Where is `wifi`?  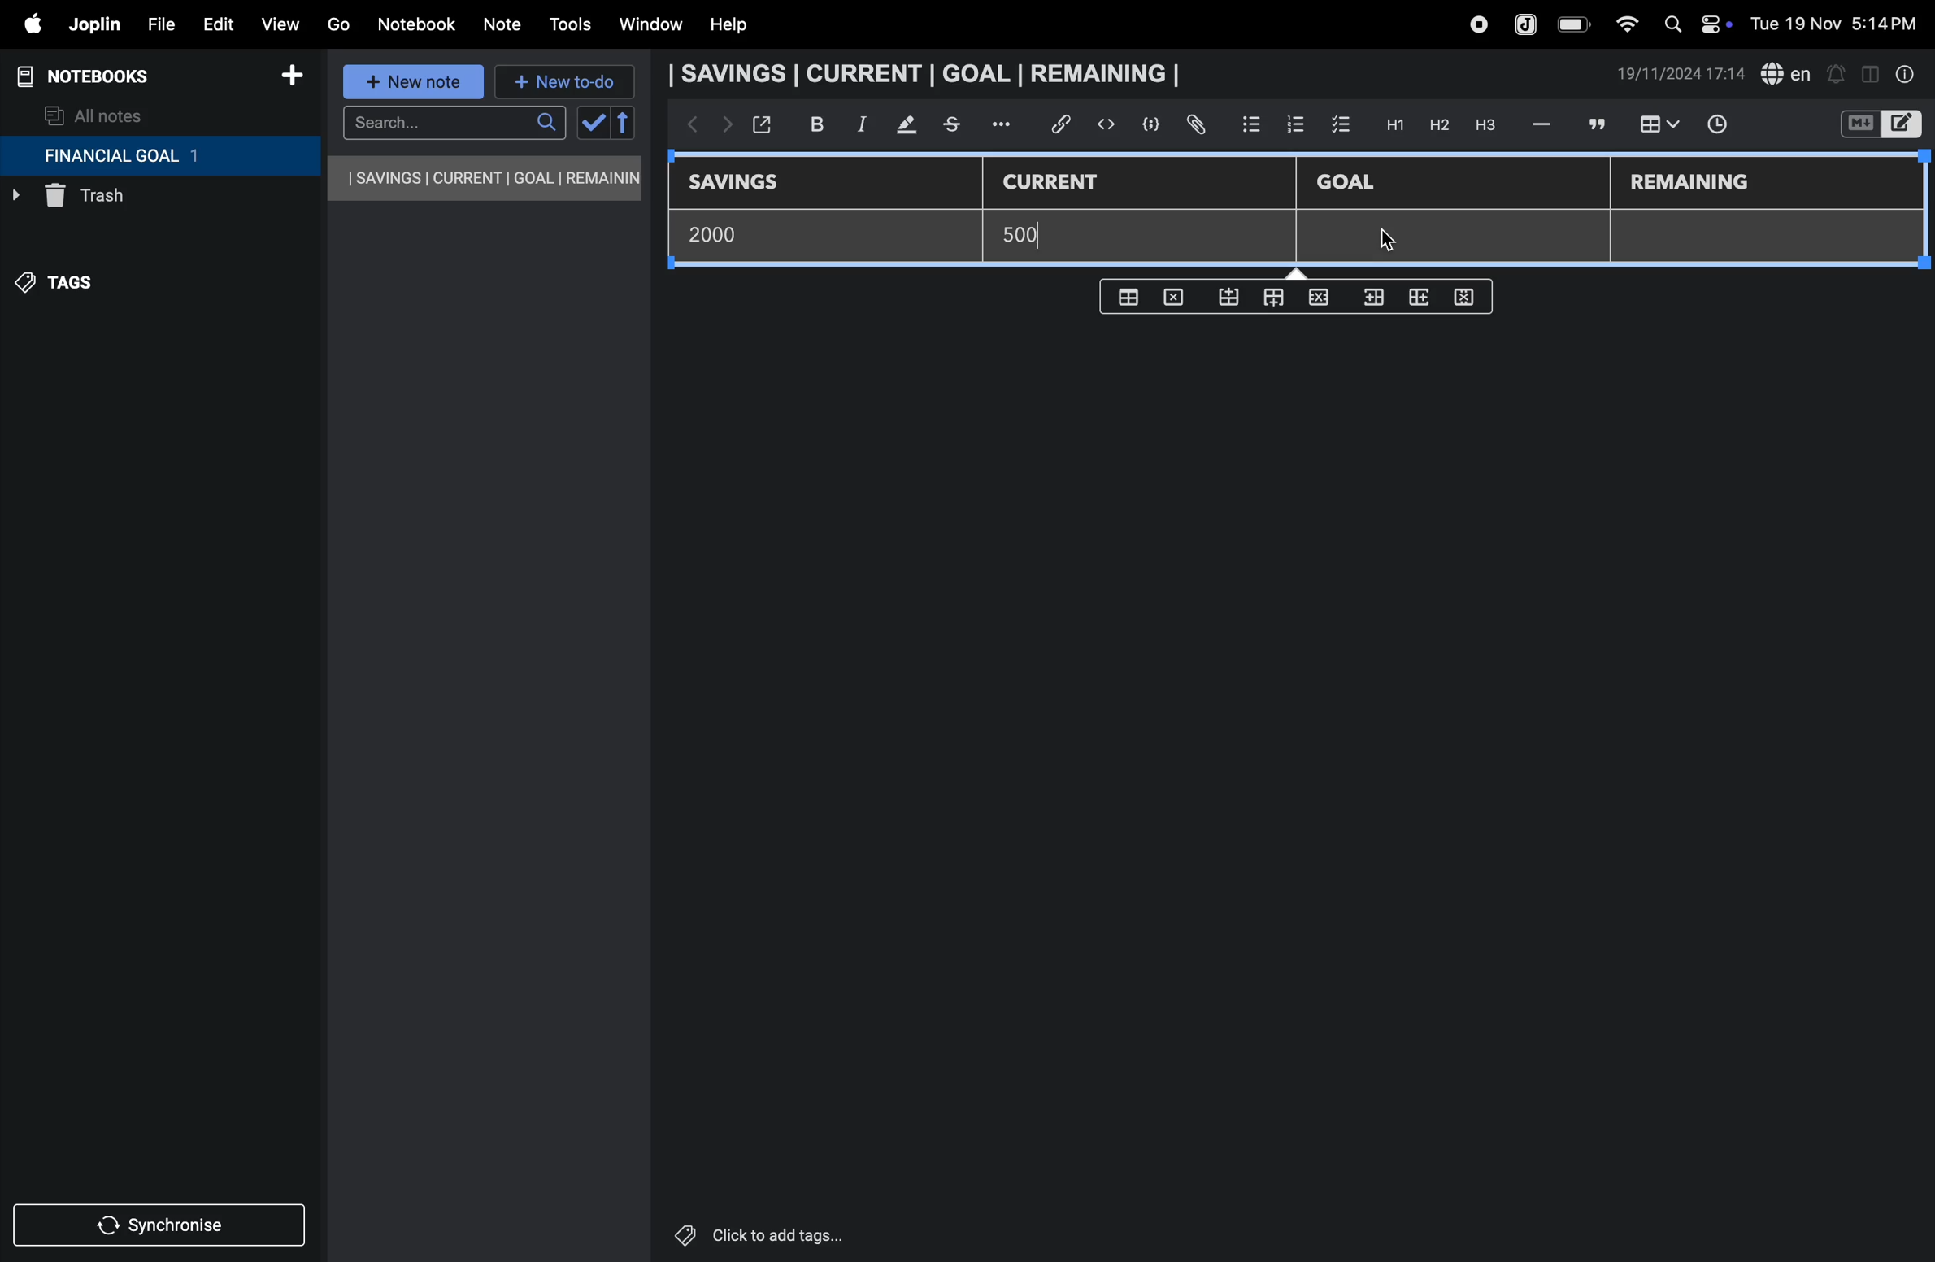 wifi is located at coordinates (1622, 24).